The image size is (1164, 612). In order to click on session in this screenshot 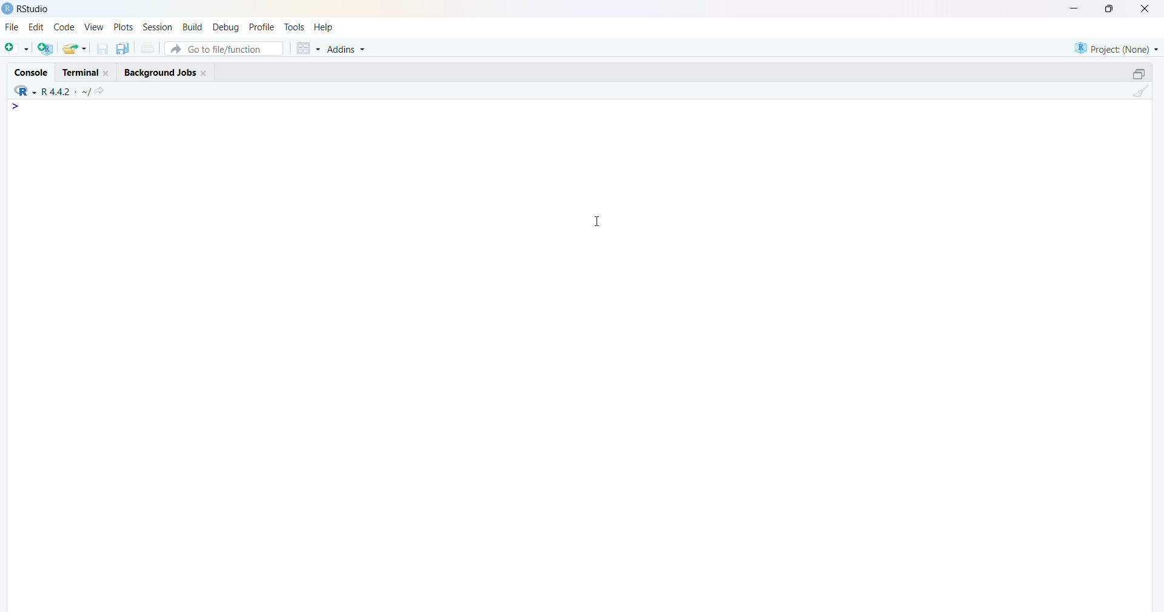, I will do `click(158, 27)`.